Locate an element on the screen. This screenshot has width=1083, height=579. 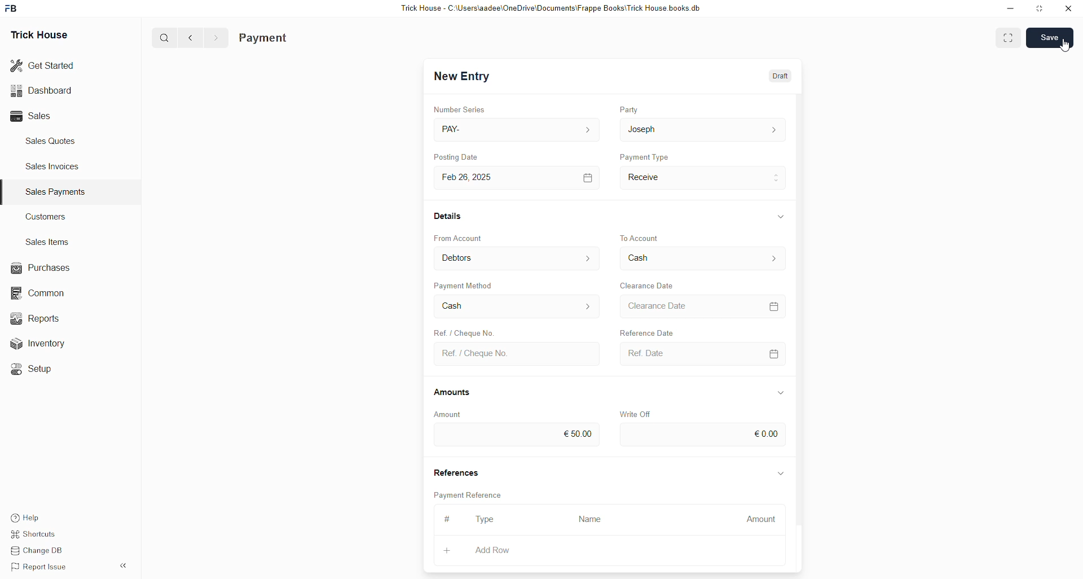
Trick House is located at coordinates (39, 36).